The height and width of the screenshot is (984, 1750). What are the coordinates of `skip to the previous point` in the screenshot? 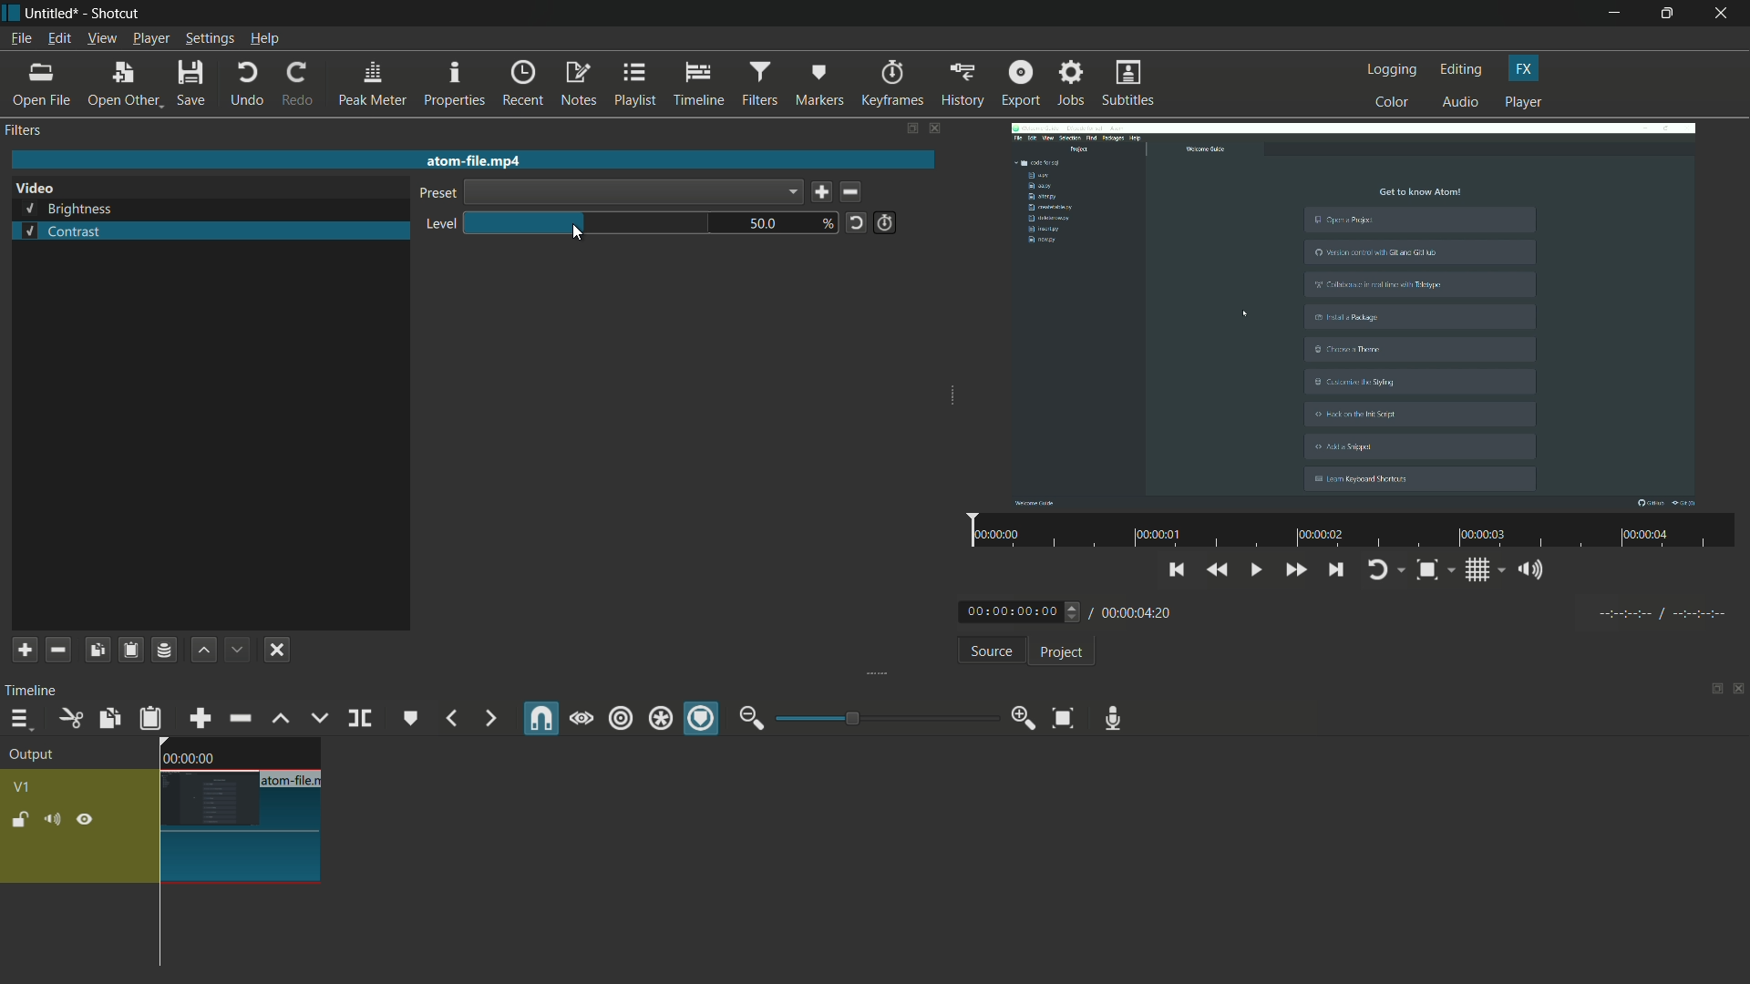 It's located at (1177, 568).